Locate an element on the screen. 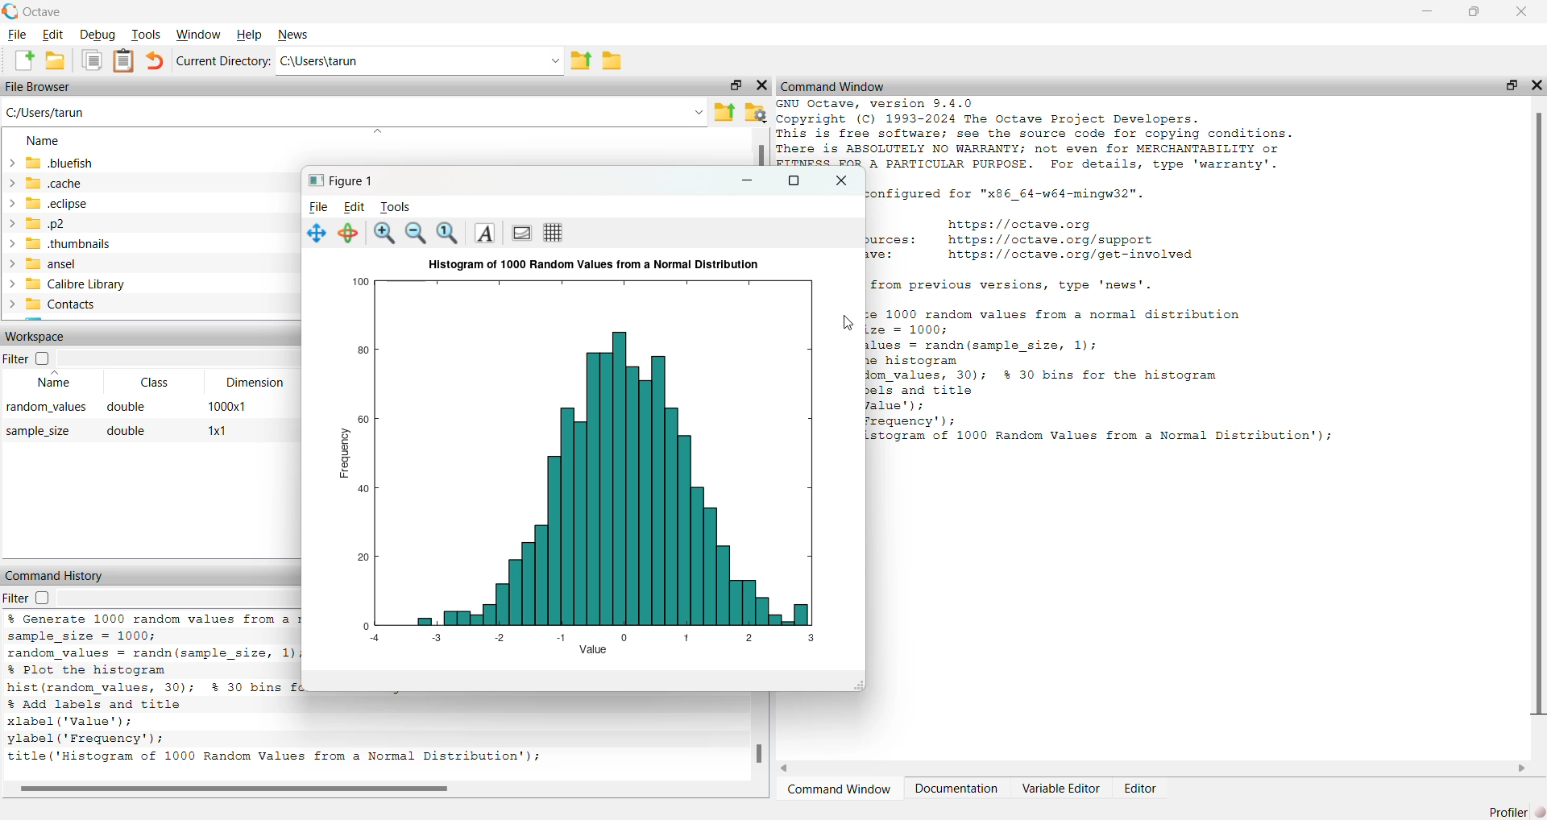 The height and width of the screenshot is (820, 1547). dropdown is located at coordinates (552, 62).